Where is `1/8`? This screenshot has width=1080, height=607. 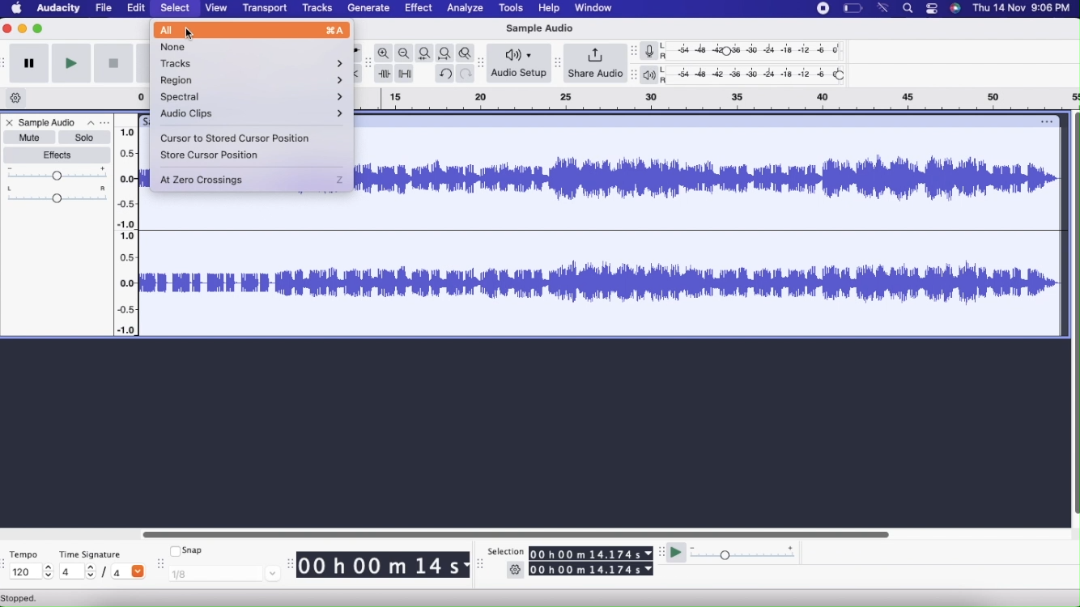
1/8 is located at coordinates (224, 576).